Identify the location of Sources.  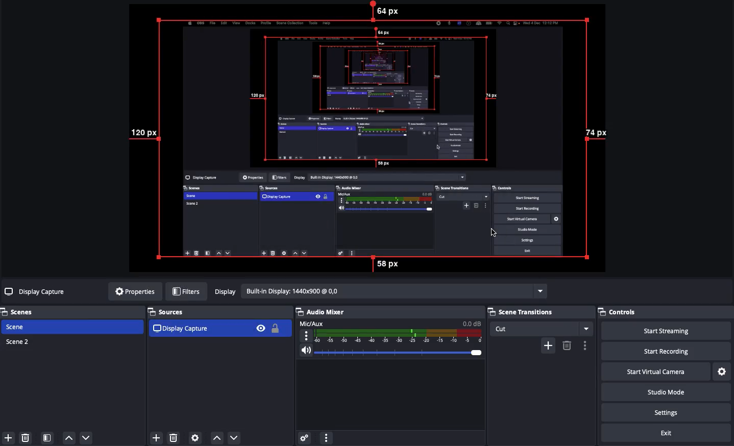
(218, 323).